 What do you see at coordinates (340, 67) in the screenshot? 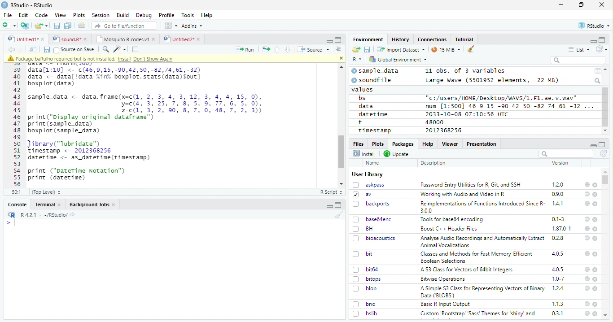
I see `scroll up` at bounding box center [340, 67].